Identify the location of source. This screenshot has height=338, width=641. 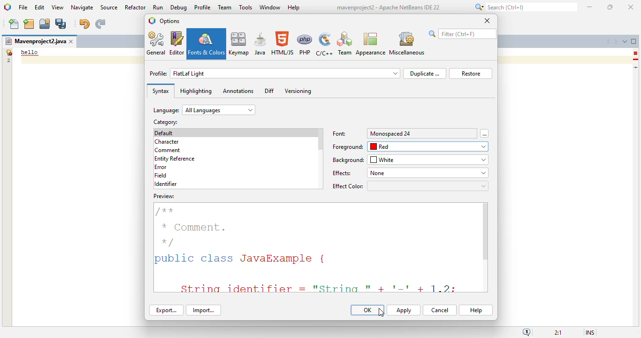
(109, 8).